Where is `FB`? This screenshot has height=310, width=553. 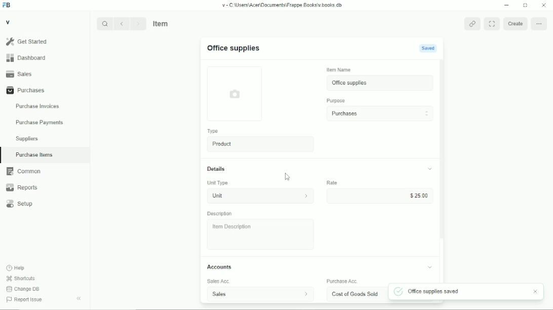
FB is located at coordinates (7, 6).